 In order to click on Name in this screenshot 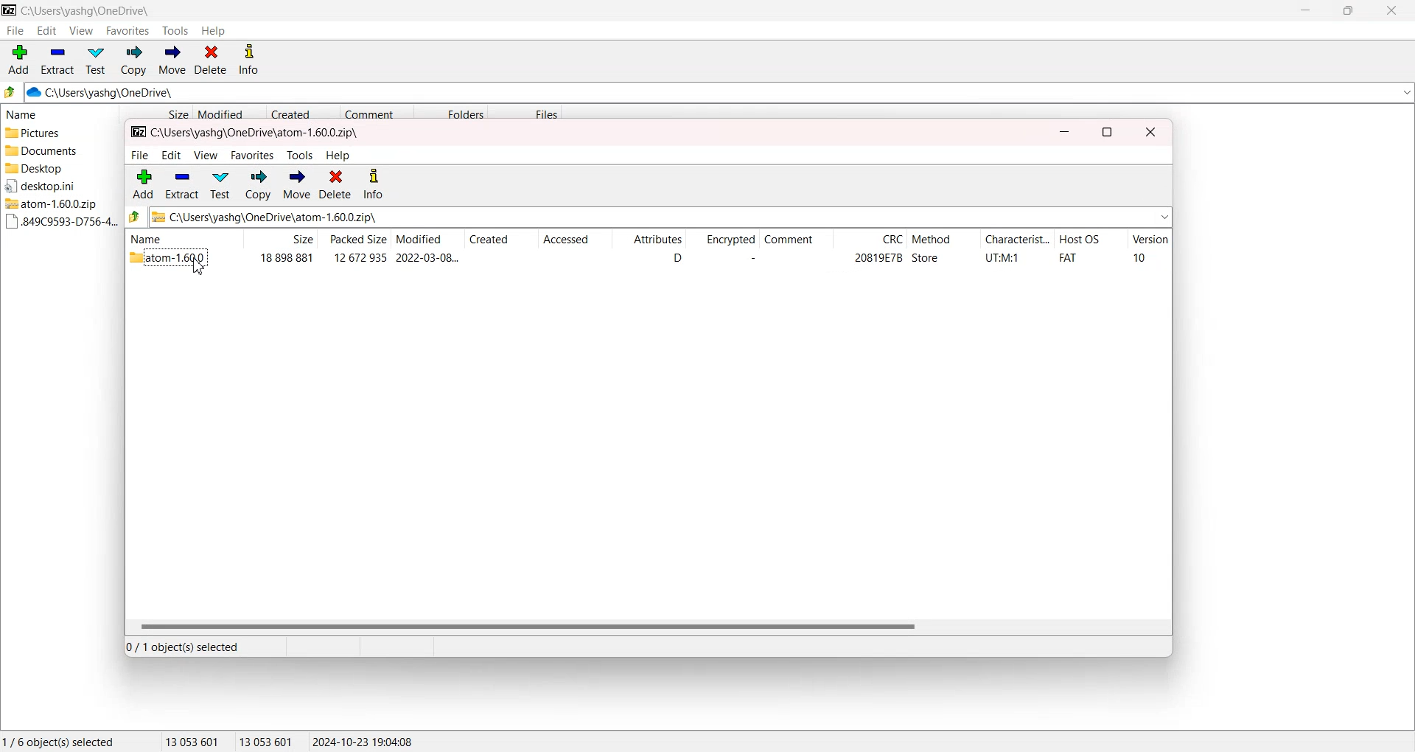, I will do `click(181, 238)`.